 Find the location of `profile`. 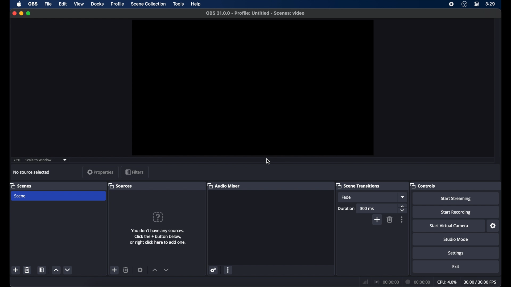

profile is located at coordinates (118, 4).